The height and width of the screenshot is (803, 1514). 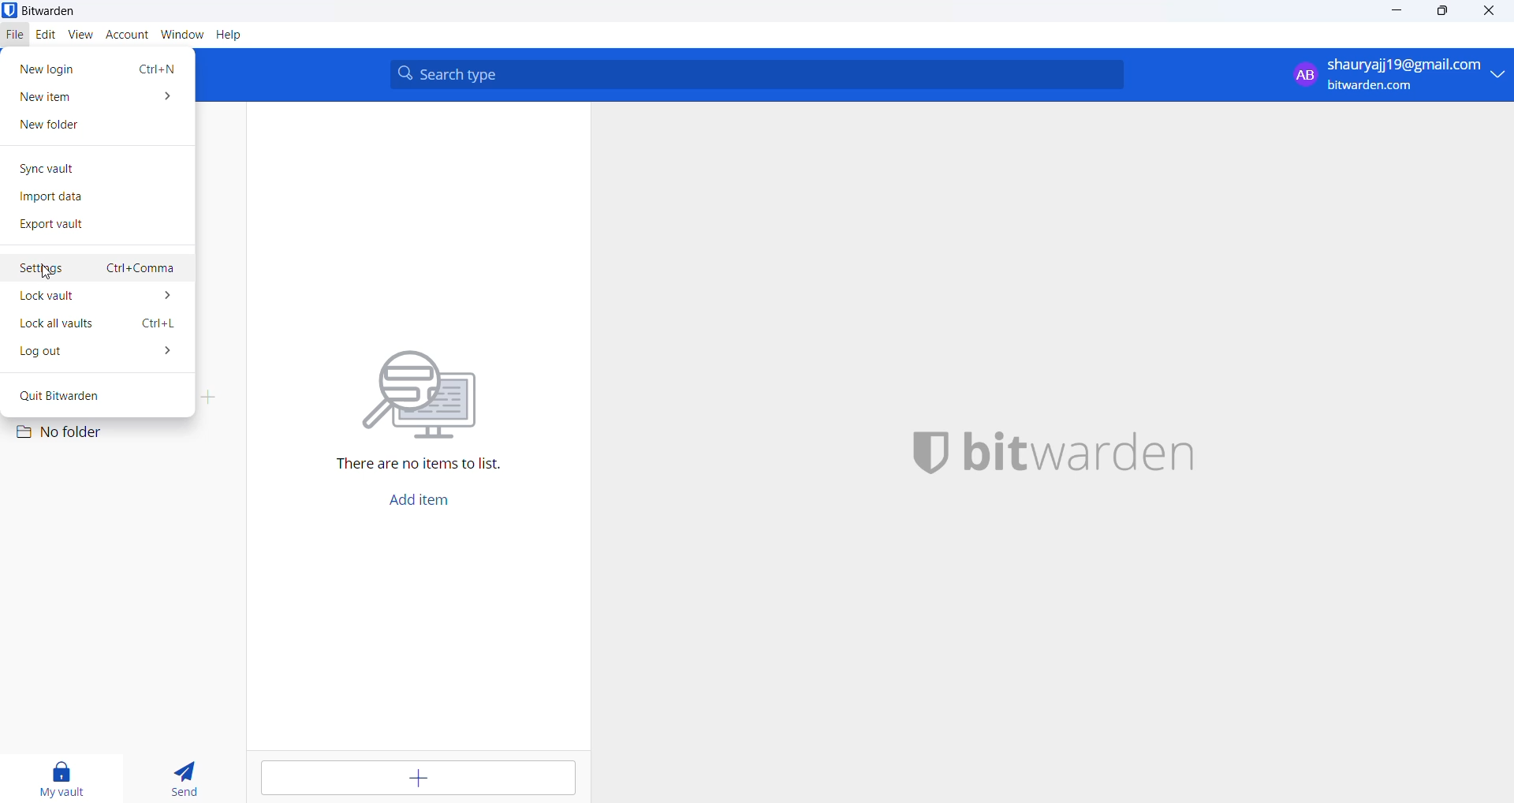 What do you see at coordinates (761, 73) in the screenshot?
I see `search type` at bounding box center [761, 73].